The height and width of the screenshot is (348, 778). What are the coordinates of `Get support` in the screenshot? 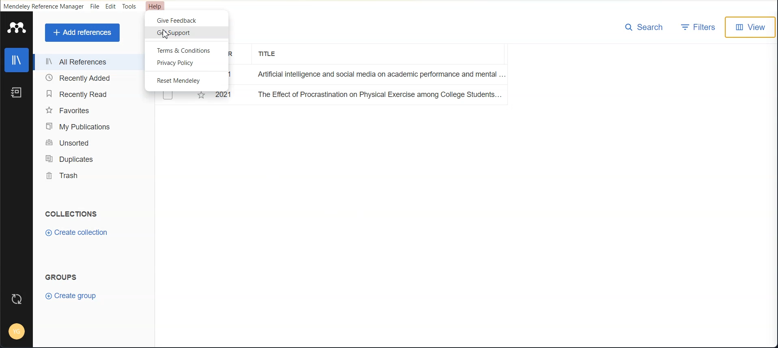 It's located at (187, 32).